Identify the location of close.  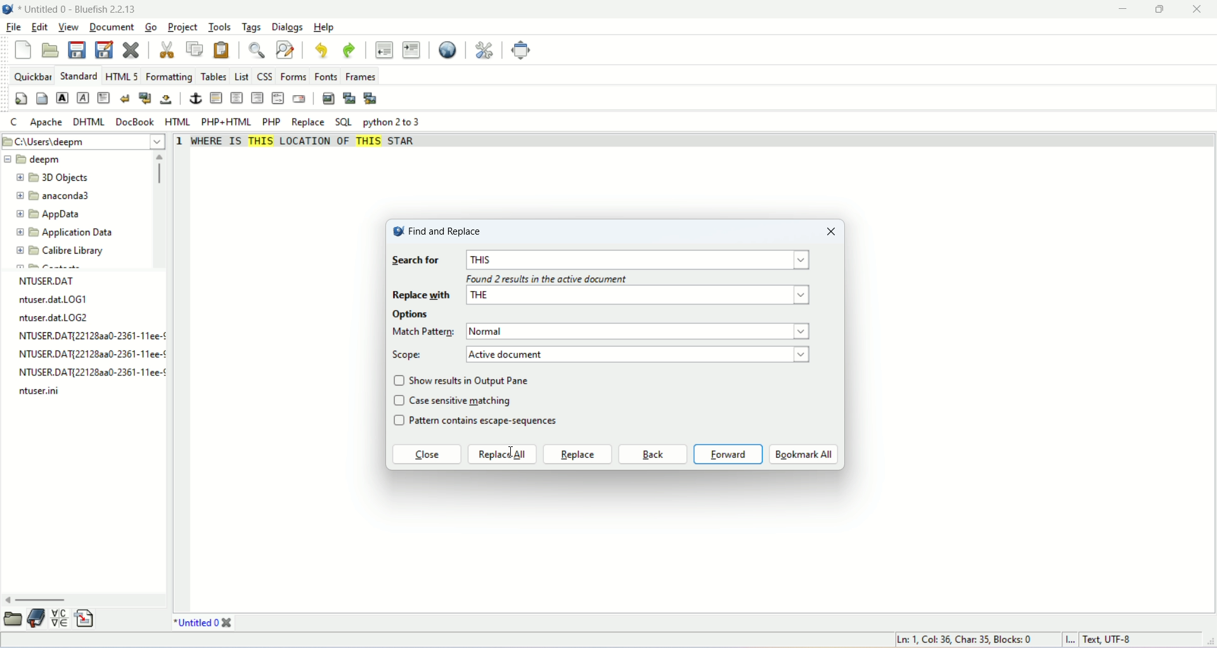
(832, 233).